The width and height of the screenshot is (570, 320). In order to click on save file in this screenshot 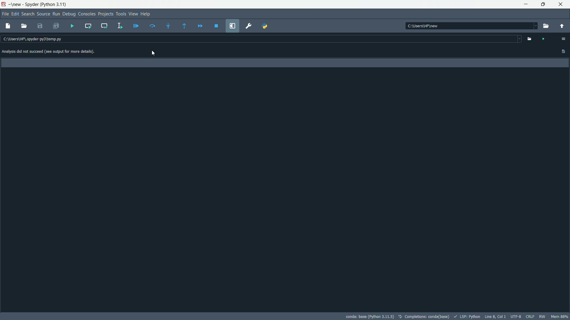, I will do `click(40, 25)`.